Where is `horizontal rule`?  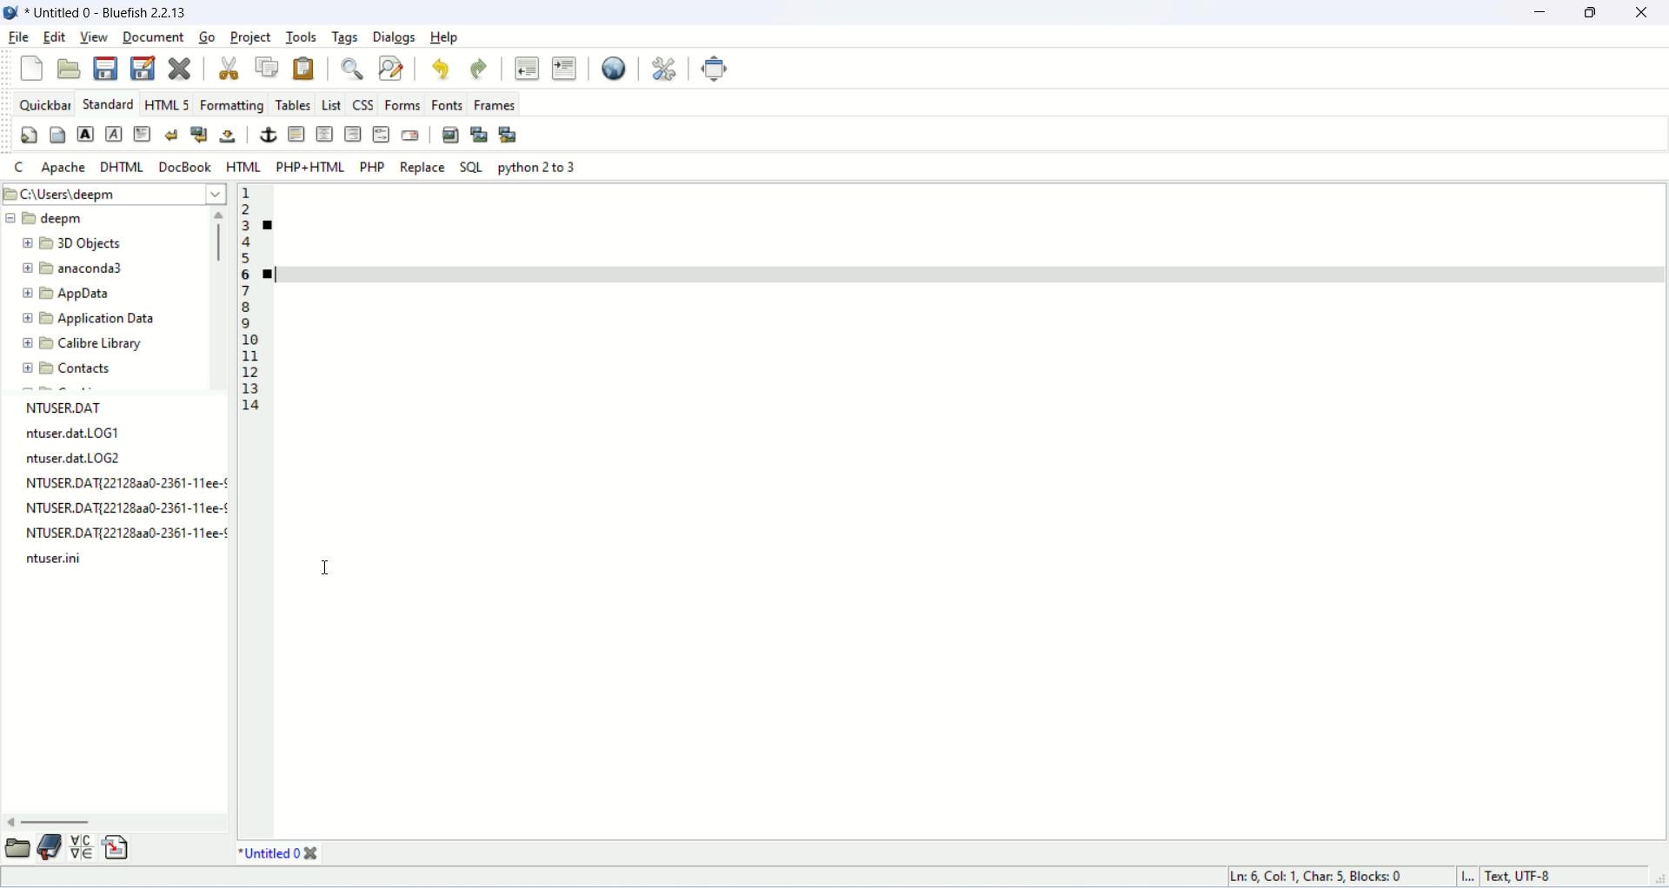
horizontal rule is located at coordinates (298, 134).